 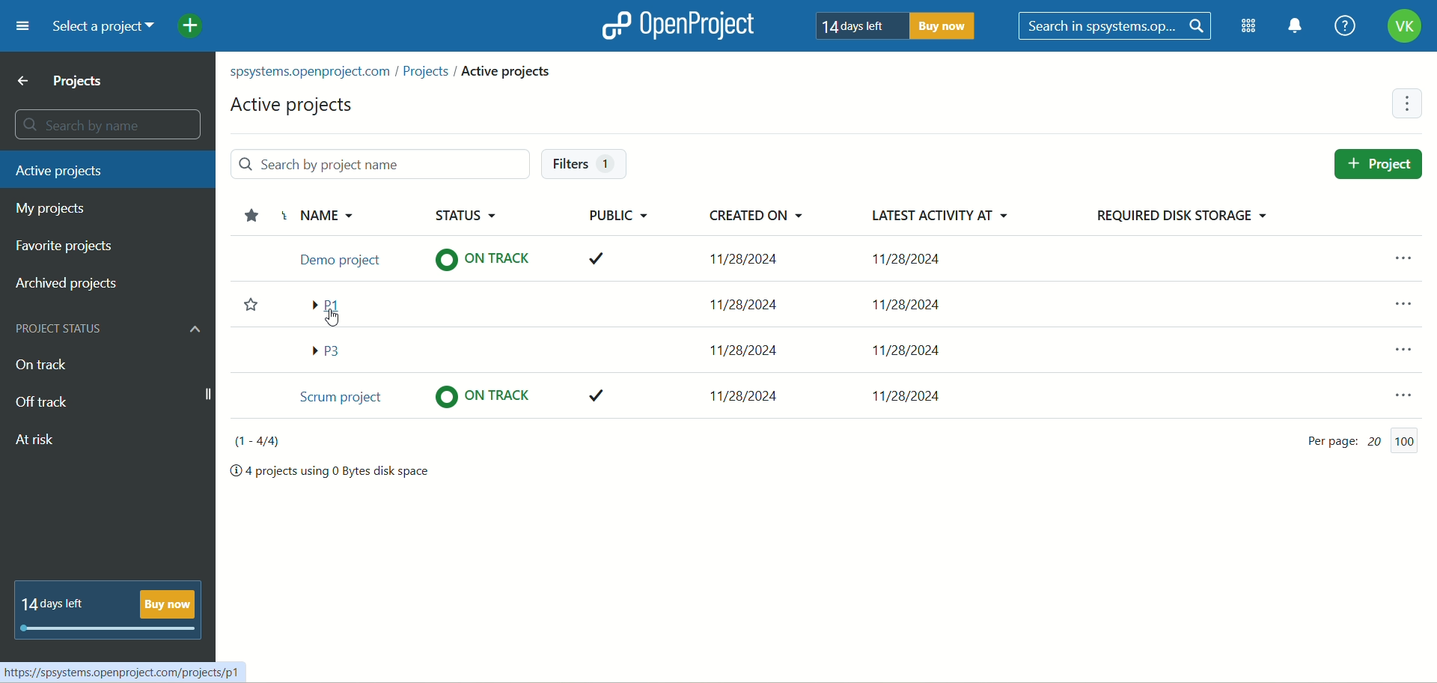 What do you see at coordinates (1402, 299) in the screenshot?
I see `menu` at bounding box center [1402, 299].